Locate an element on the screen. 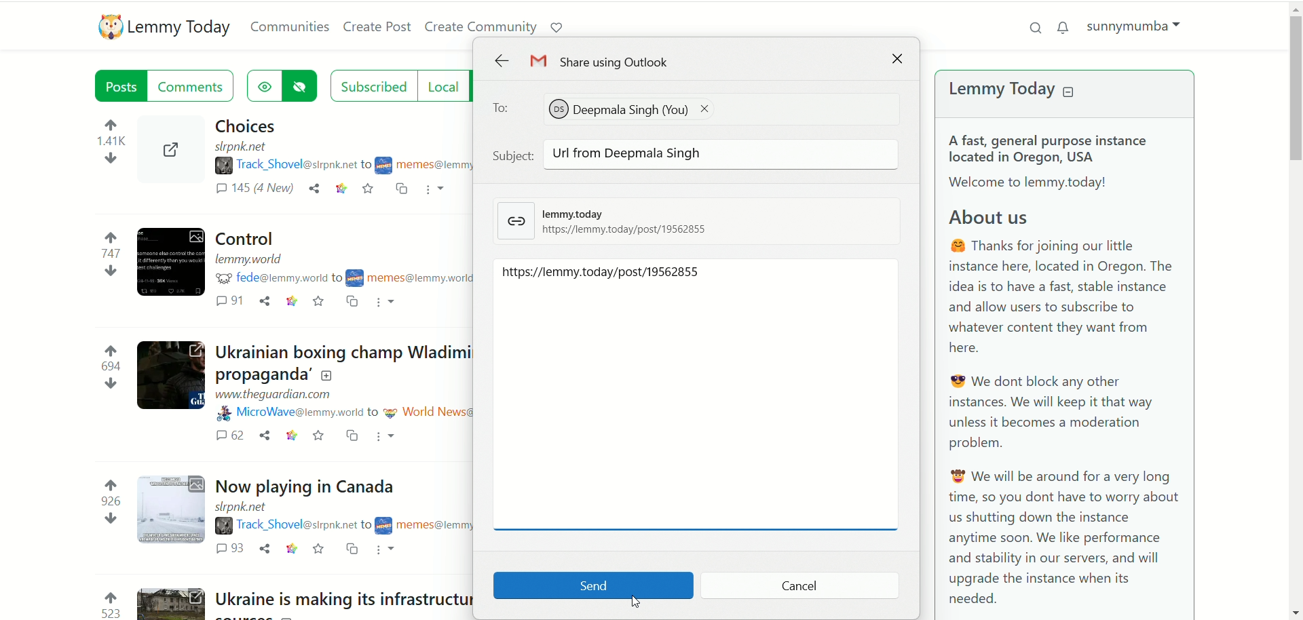 The height and width of the screenshot is (620, 1303). cancel is located at coordinates (804, 589).